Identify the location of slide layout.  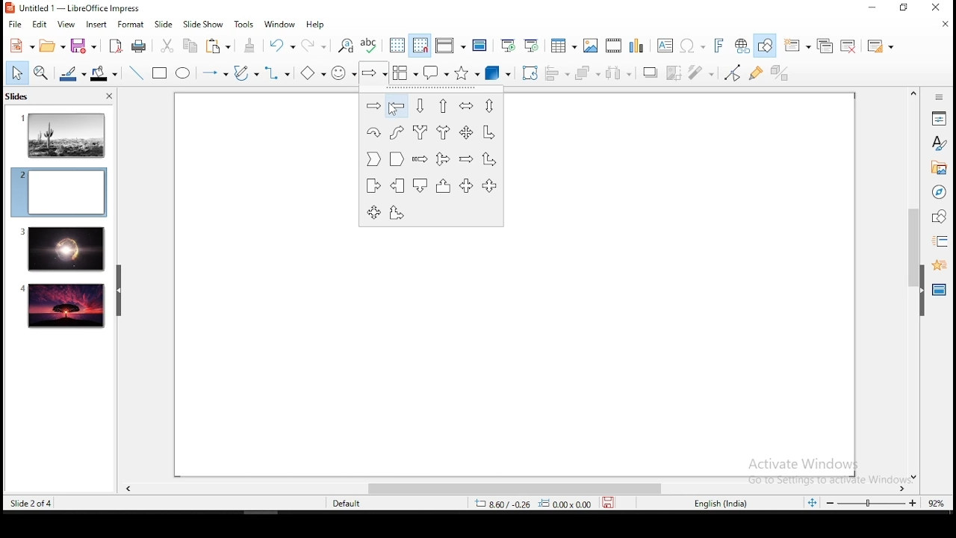
(878, 46).